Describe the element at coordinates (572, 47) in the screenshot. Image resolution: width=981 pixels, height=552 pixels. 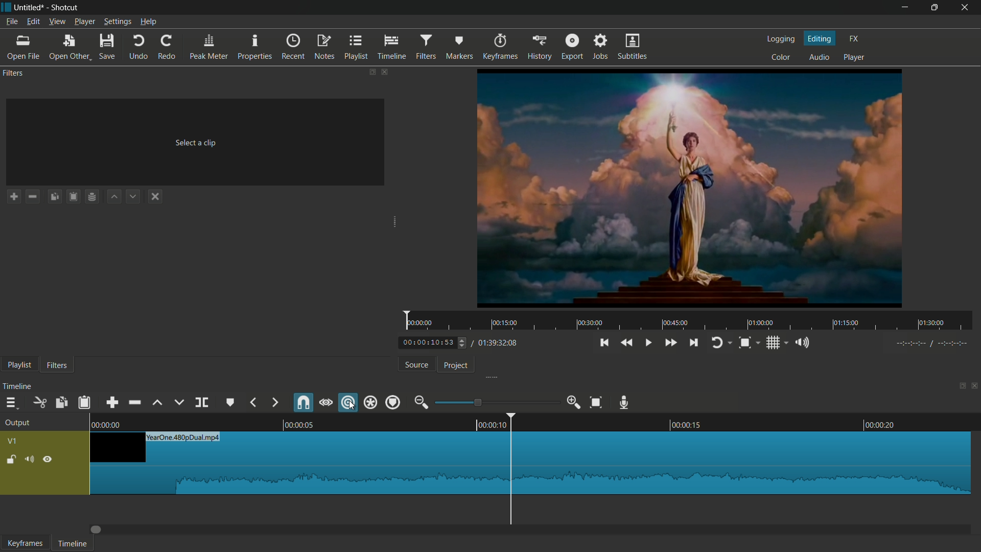
I see `export` at that location.